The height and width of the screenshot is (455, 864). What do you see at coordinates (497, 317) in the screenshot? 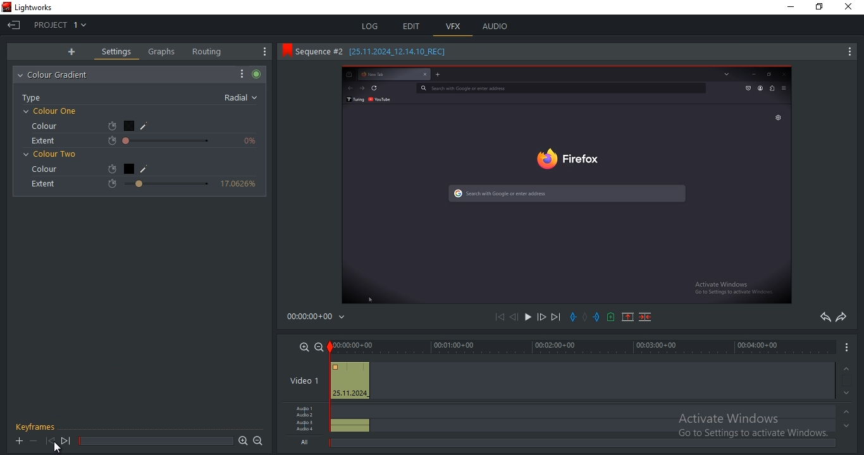
I see `move backward` at bounding box center [497, 317].